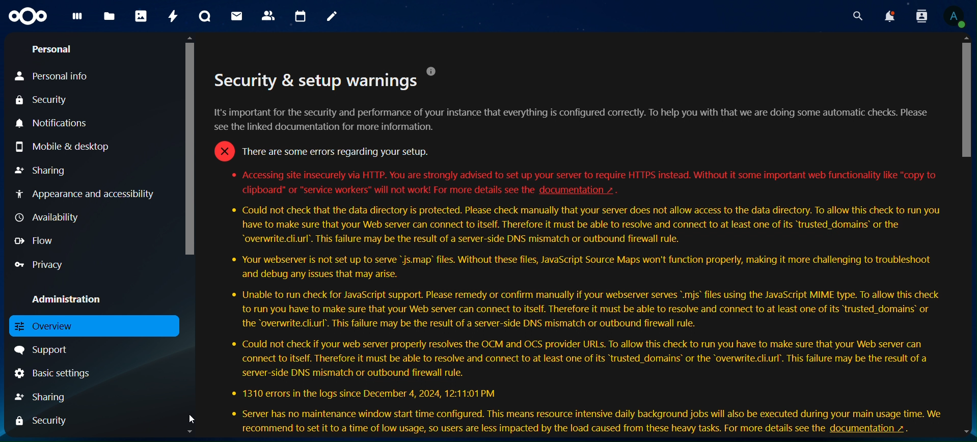 Image resolution: width=977 pixels, height=442 pixels. I want to click on administration, so click(71, 299).